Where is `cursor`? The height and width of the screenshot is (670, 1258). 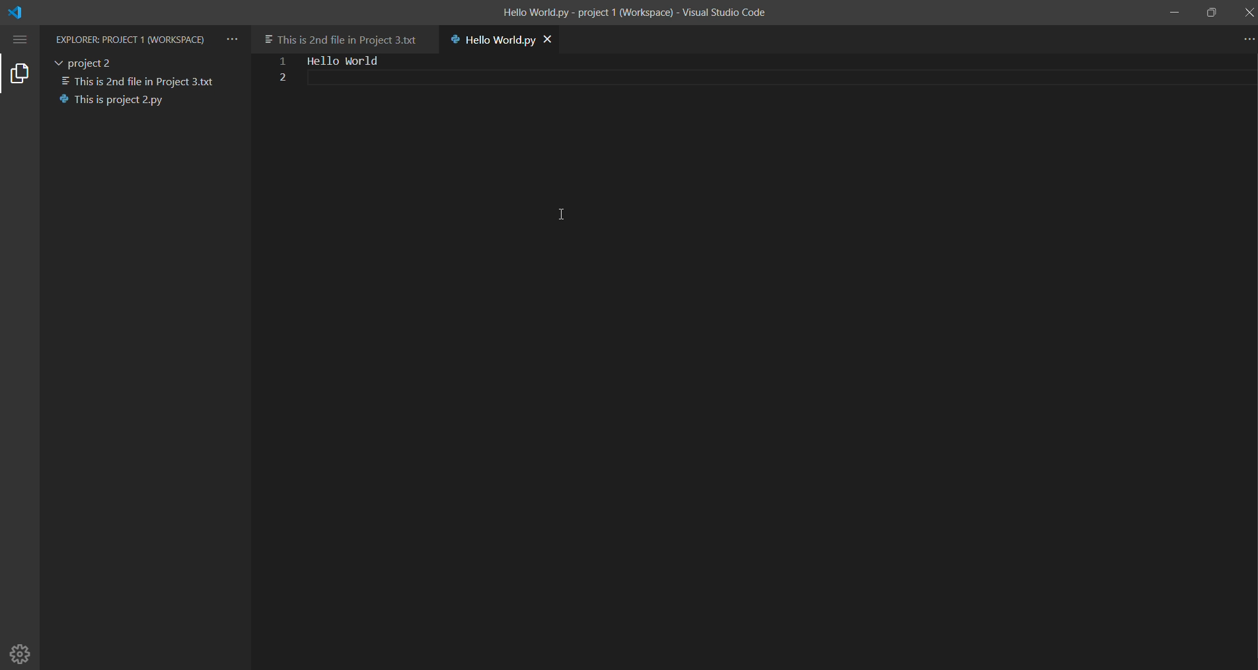 cursor is located at coordinates (560, 213).